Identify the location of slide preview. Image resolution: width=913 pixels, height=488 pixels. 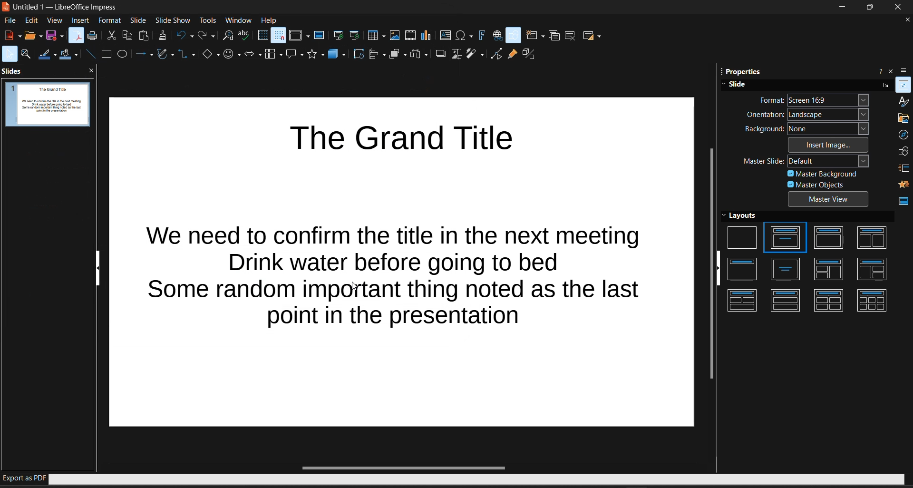
(48, 105).